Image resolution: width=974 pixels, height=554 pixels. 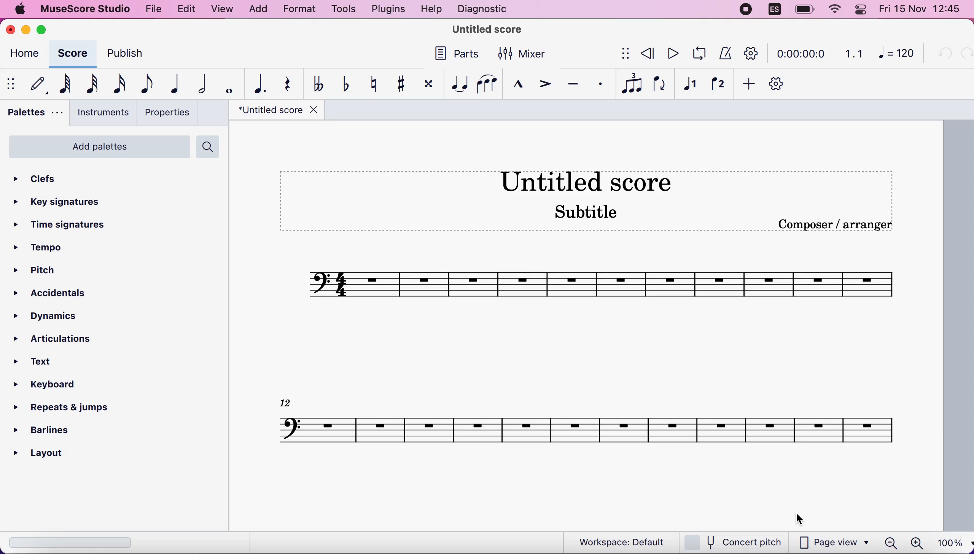 I want to click on toggle natural, so click(x=369, y=83).